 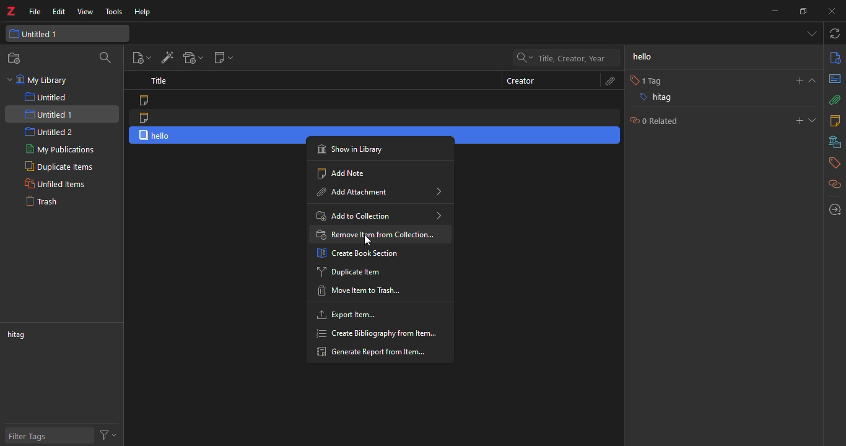 What do you see at coordinates (9, 12) in the screenshot?
I see `z` at bounding box center [9, 12].